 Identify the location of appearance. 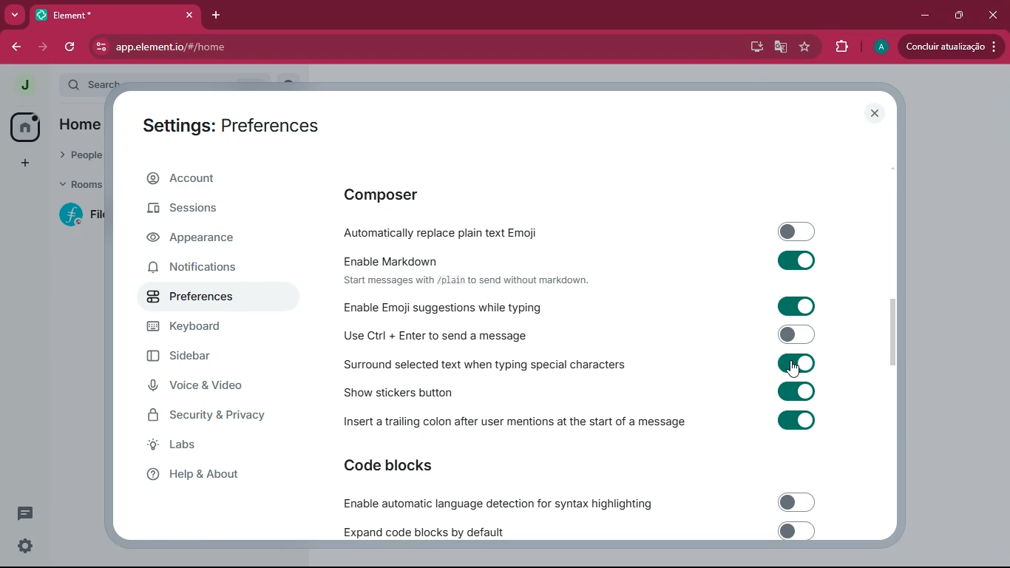
(198, 240).